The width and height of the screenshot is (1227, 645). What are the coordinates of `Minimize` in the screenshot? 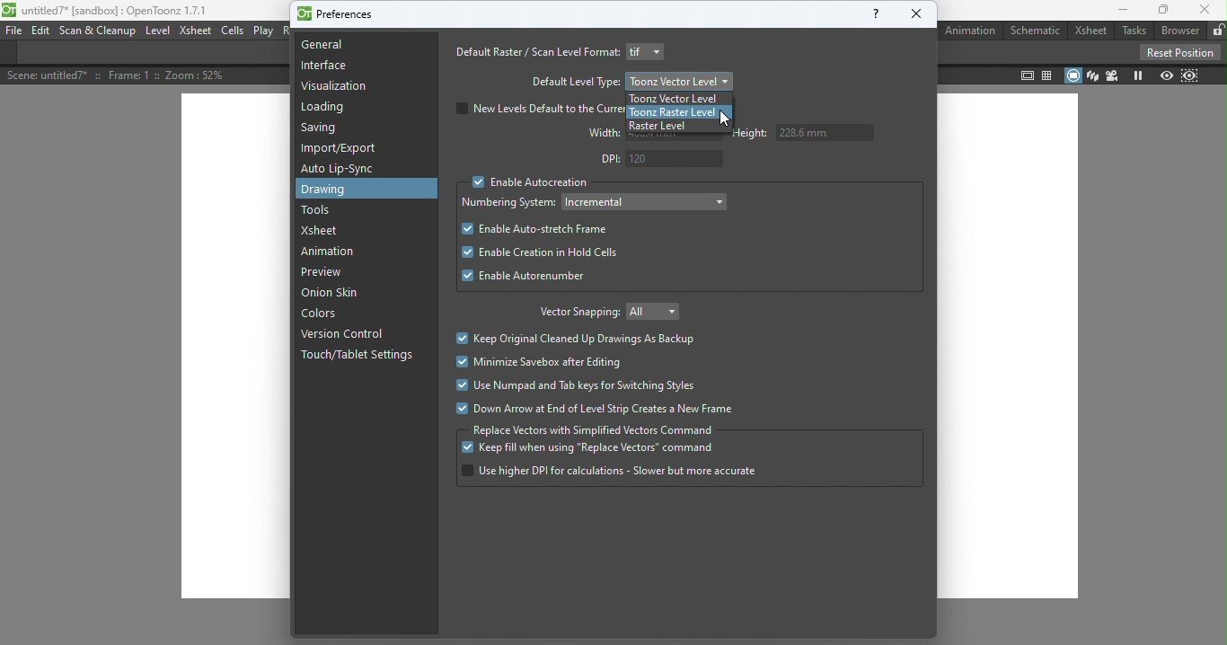 It's located at (1118, 12).